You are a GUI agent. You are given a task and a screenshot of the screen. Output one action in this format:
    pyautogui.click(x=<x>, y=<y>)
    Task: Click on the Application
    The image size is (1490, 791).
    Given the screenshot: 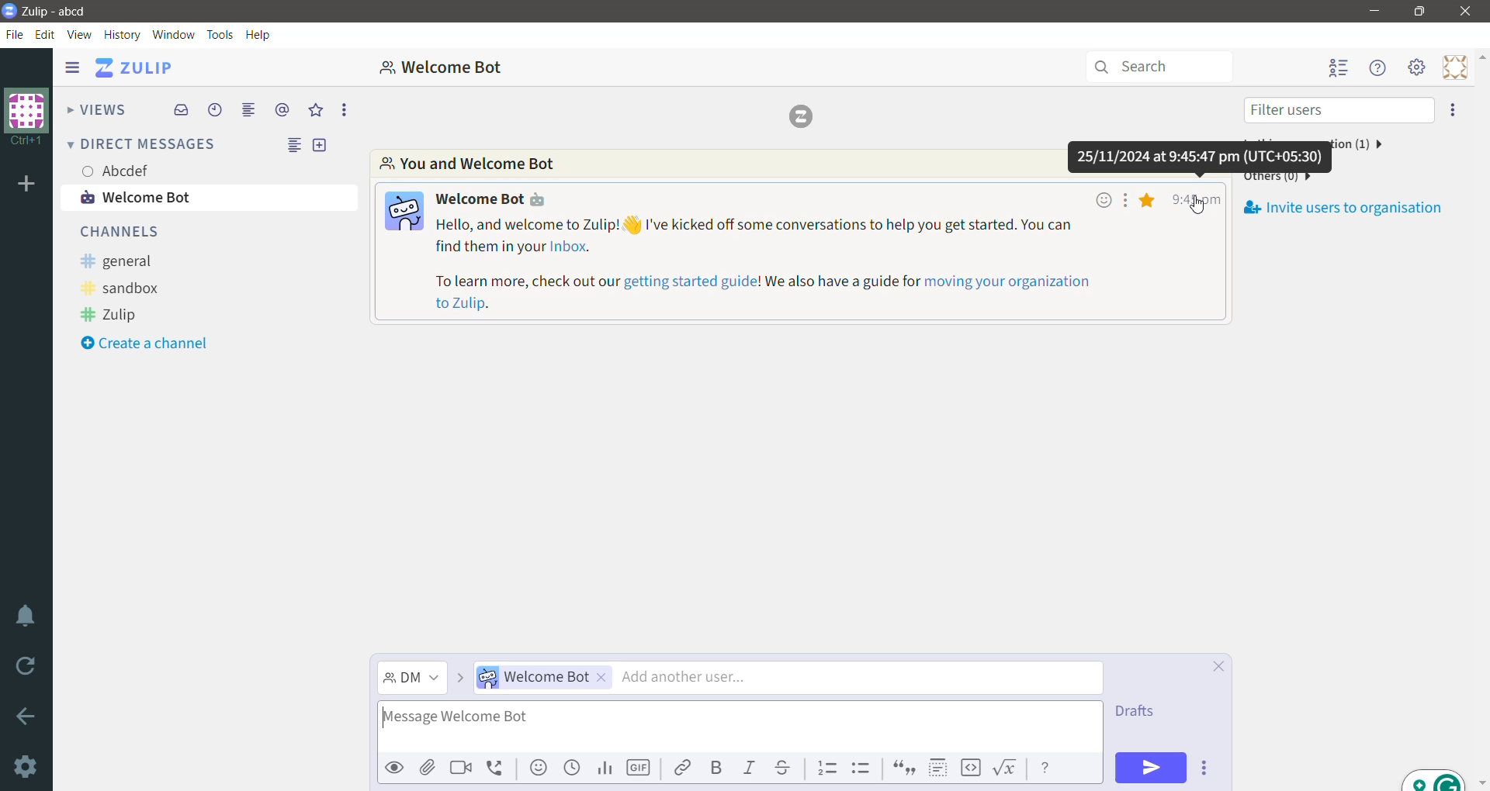 What is the action you would take?
    pyautogui.click(x=140, y=67)
    